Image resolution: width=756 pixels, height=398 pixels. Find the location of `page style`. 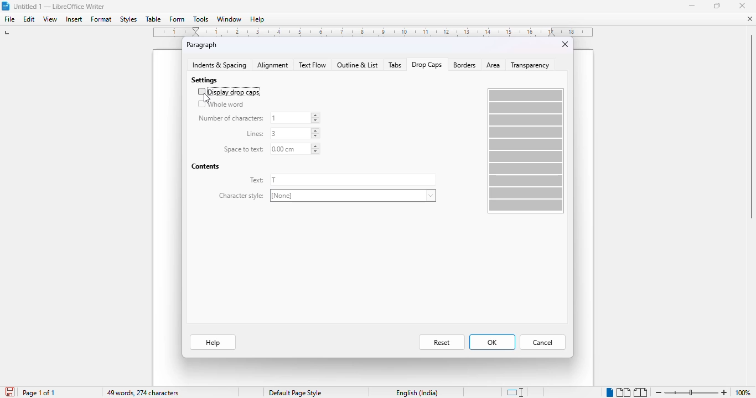

page style is located at coordinates (295, 392).